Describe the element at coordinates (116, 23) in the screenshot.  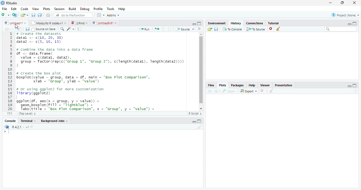
I see `close` at that location.